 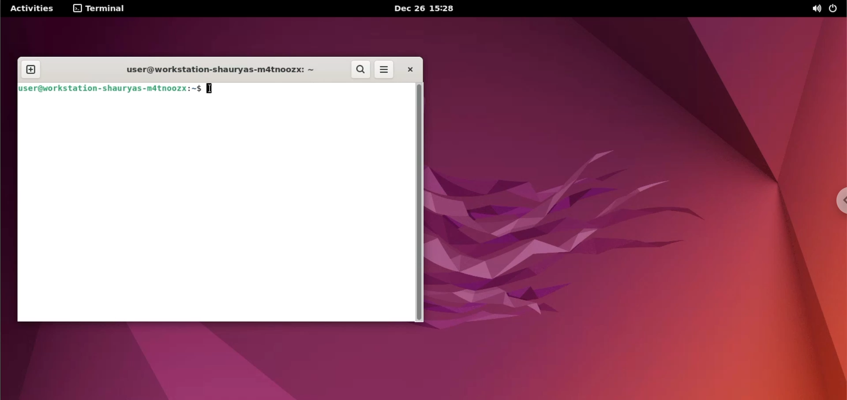 I want to click on user@workstation -shauryas-m4tnoozx:~$, so click(x=110, y=90).